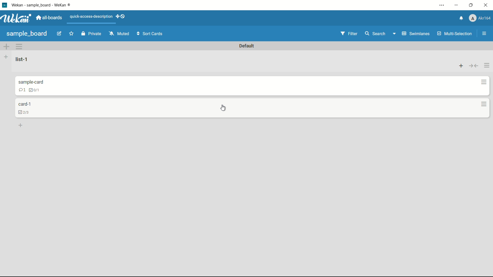  I want to click on card name, so click(30, 82).